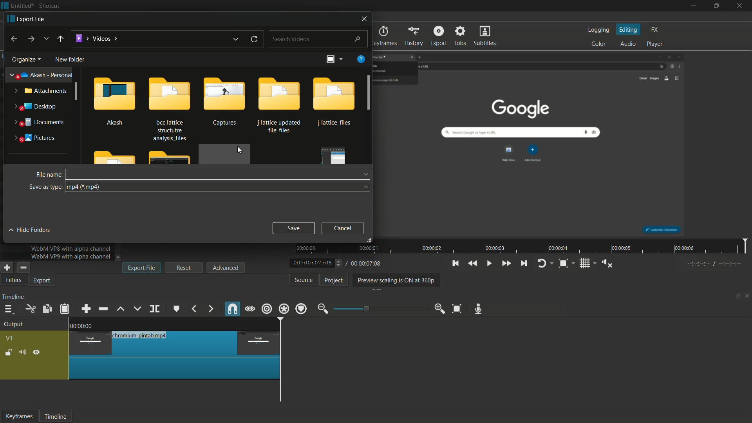 The height and width of the screenshot is (423, 752). What do you see at coordinates (254, 40) in the screenshot?
I see `refresh` at bounding box center [254, 40].